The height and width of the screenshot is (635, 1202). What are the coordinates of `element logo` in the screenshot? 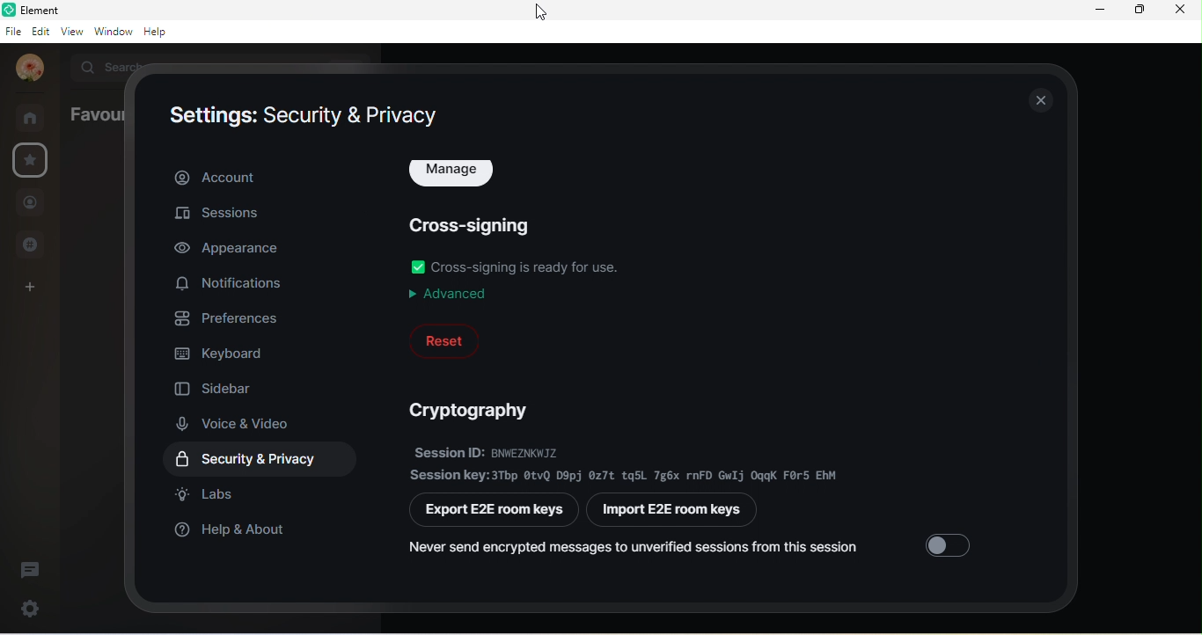 It's located at (8, 9).